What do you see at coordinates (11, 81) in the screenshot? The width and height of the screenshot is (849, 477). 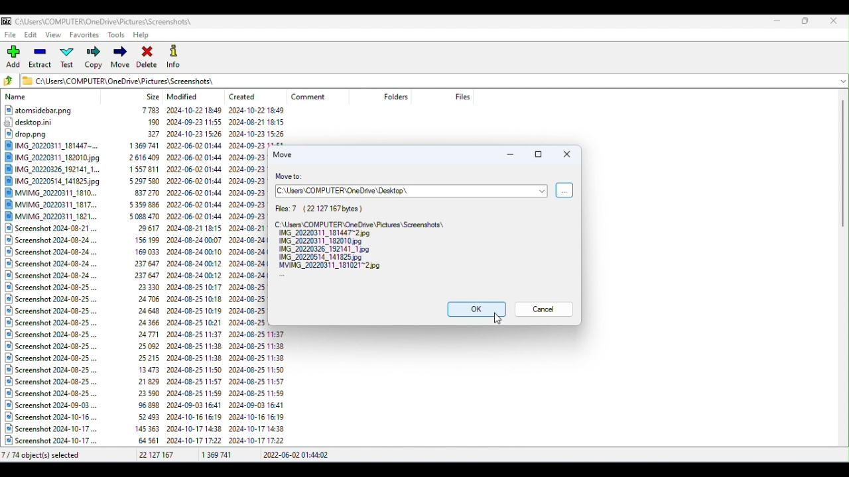 I see `Go back` at bounding box center [11, 81].